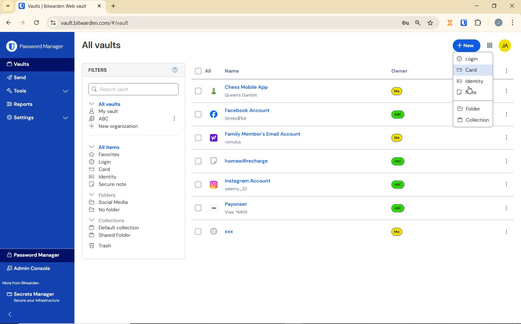 The image size is (521, 324). I want to click on open tab, so click(52, 6).